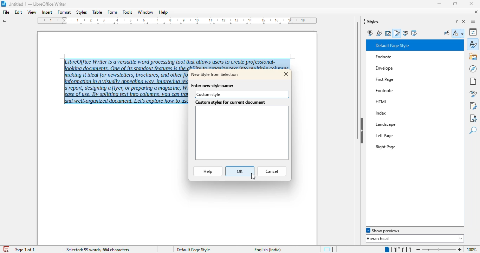 The width and height of the screenshot is (480, 253). Describe the element at coordinates (82, 12) in the screenshot. I see `styles` at that location.